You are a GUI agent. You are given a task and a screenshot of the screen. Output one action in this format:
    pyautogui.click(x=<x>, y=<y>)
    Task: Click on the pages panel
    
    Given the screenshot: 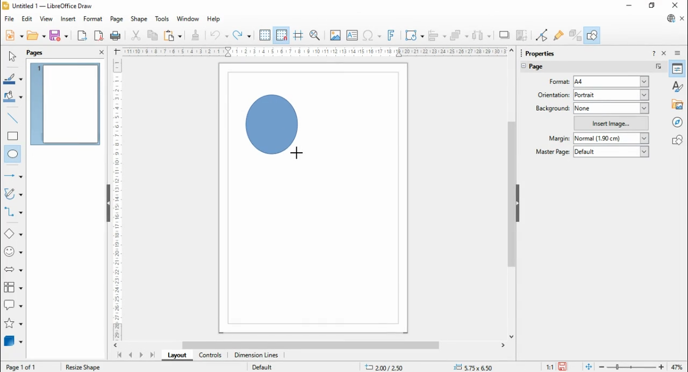 What is the action you would take?
    pyautogui.click(x=42, y=53)
    